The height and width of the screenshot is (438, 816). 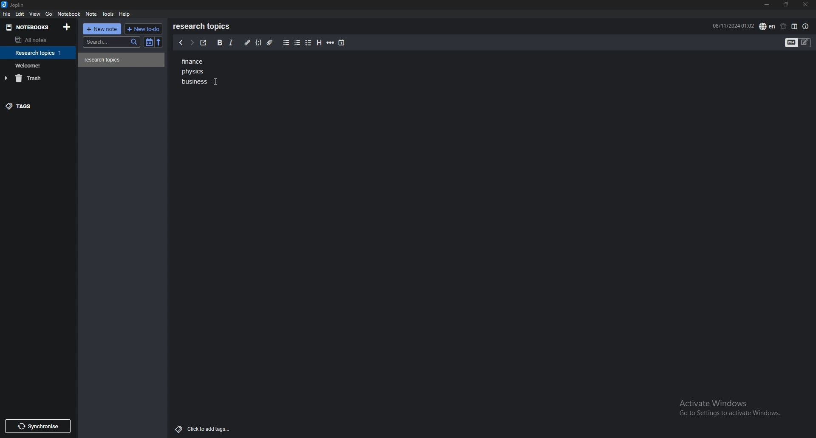 I want to click on italic, so click(x=231, y=42).